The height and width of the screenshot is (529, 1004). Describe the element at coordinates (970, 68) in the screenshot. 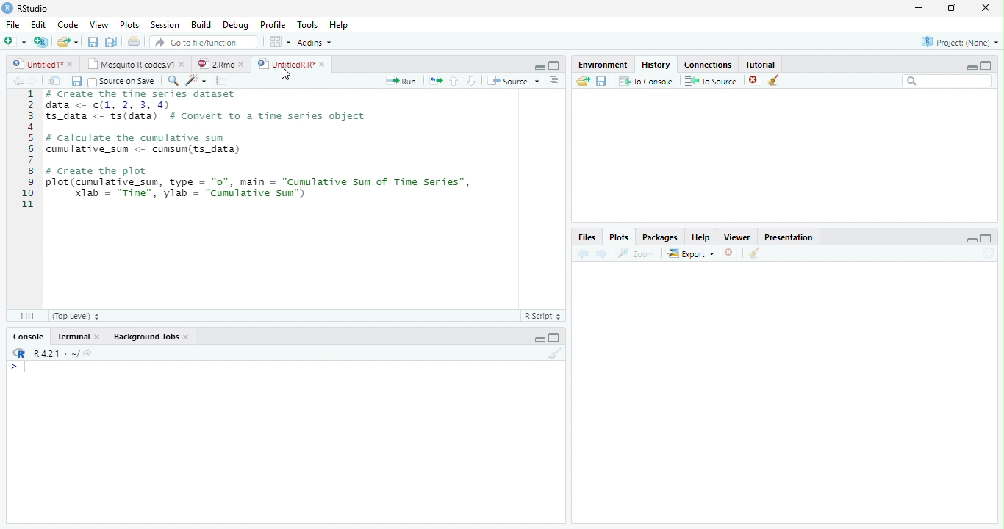

I see `Minimize` at that location.